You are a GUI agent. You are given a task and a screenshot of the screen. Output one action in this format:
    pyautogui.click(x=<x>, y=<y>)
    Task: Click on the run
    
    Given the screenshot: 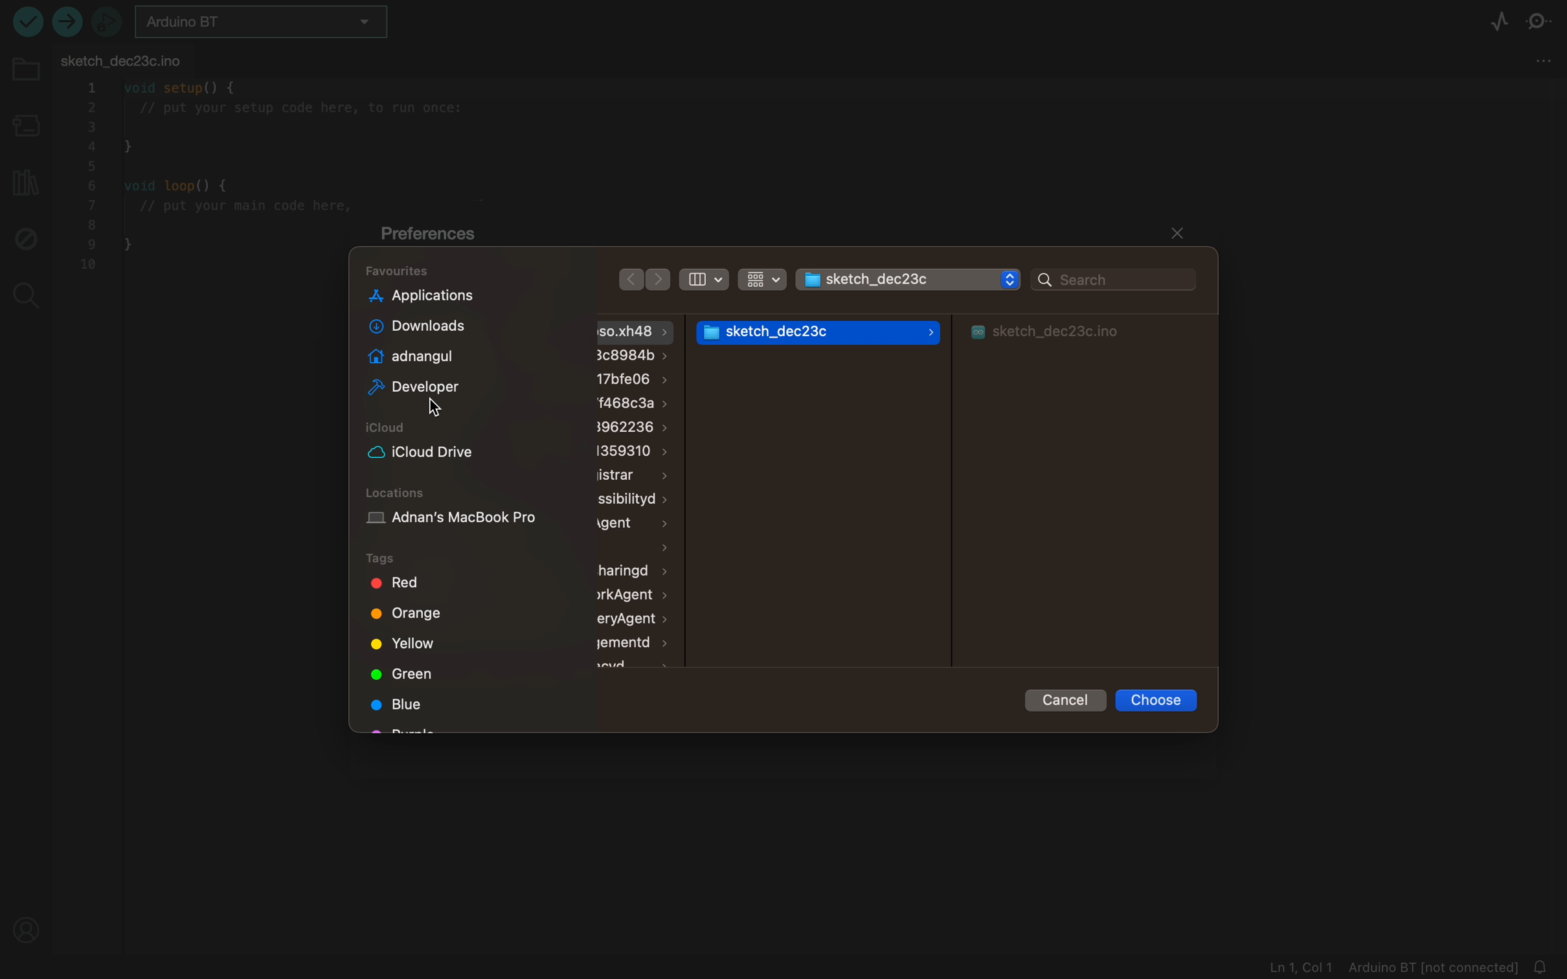 What is the action you would take?
    pyautogui.click(x=28, y=22)
    